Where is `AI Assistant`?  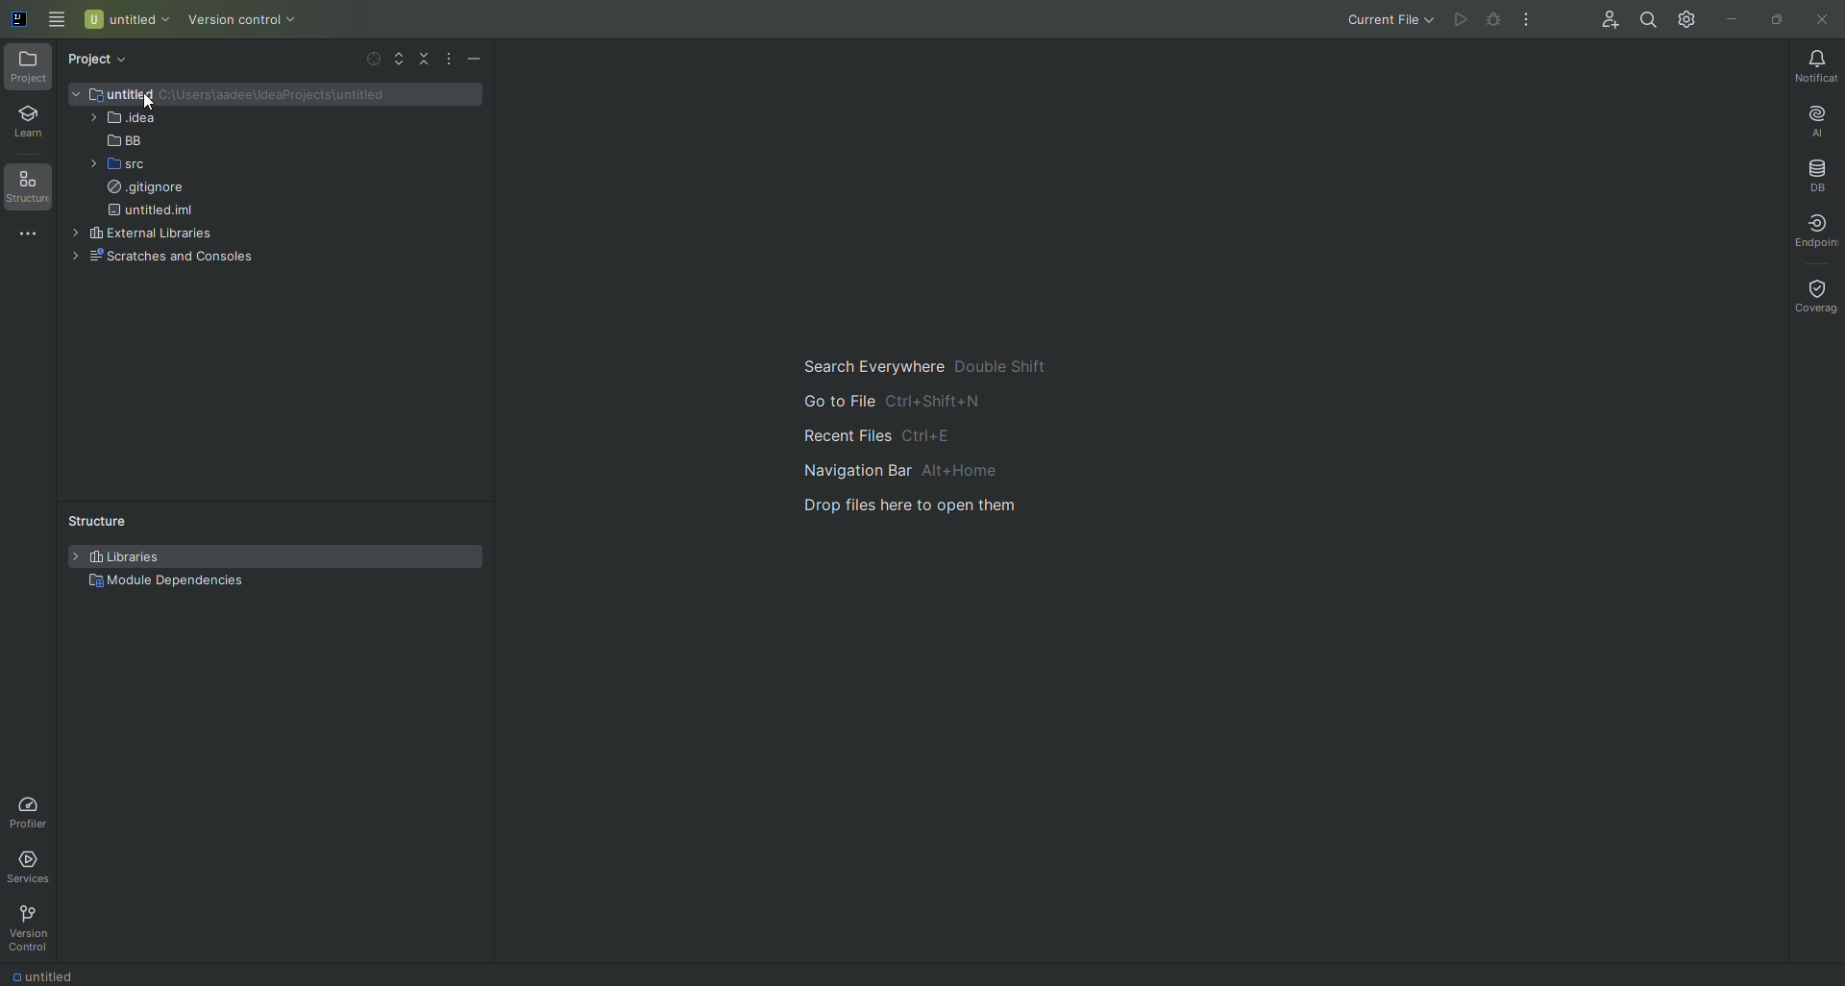
AI Assistant is located at coordinates (1804, 120).